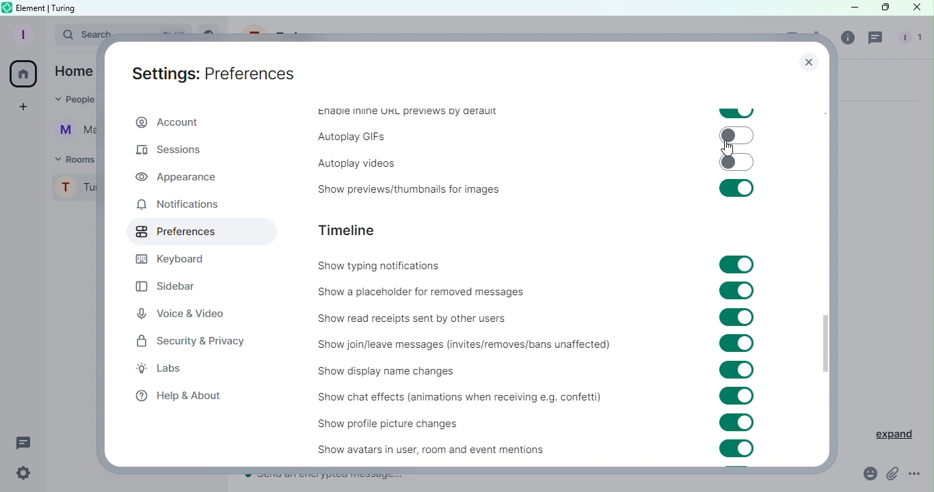 Image resolution: width=934 pixels, height=492 pixels. Describe the element at coordinates (462, 344) in the screenshot. I see `Show join/leave messages (invites/removes/bans unaffected))` at that location.